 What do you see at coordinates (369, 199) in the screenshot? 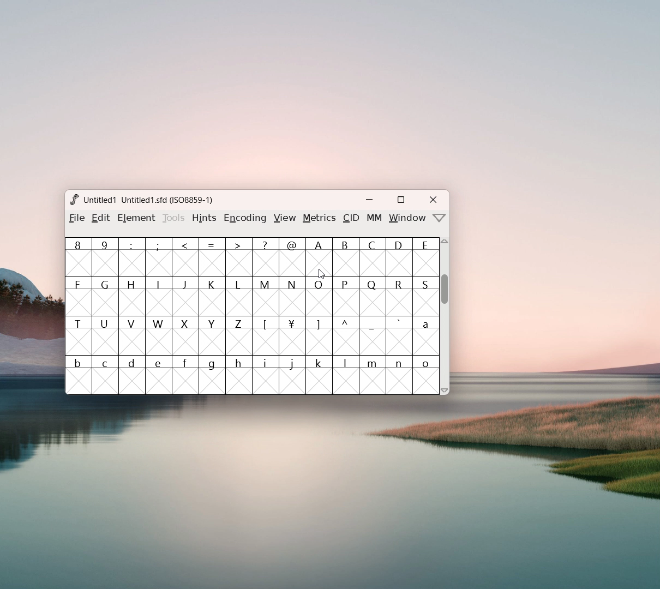
I see `minimize` at bounding box center [369, 199].